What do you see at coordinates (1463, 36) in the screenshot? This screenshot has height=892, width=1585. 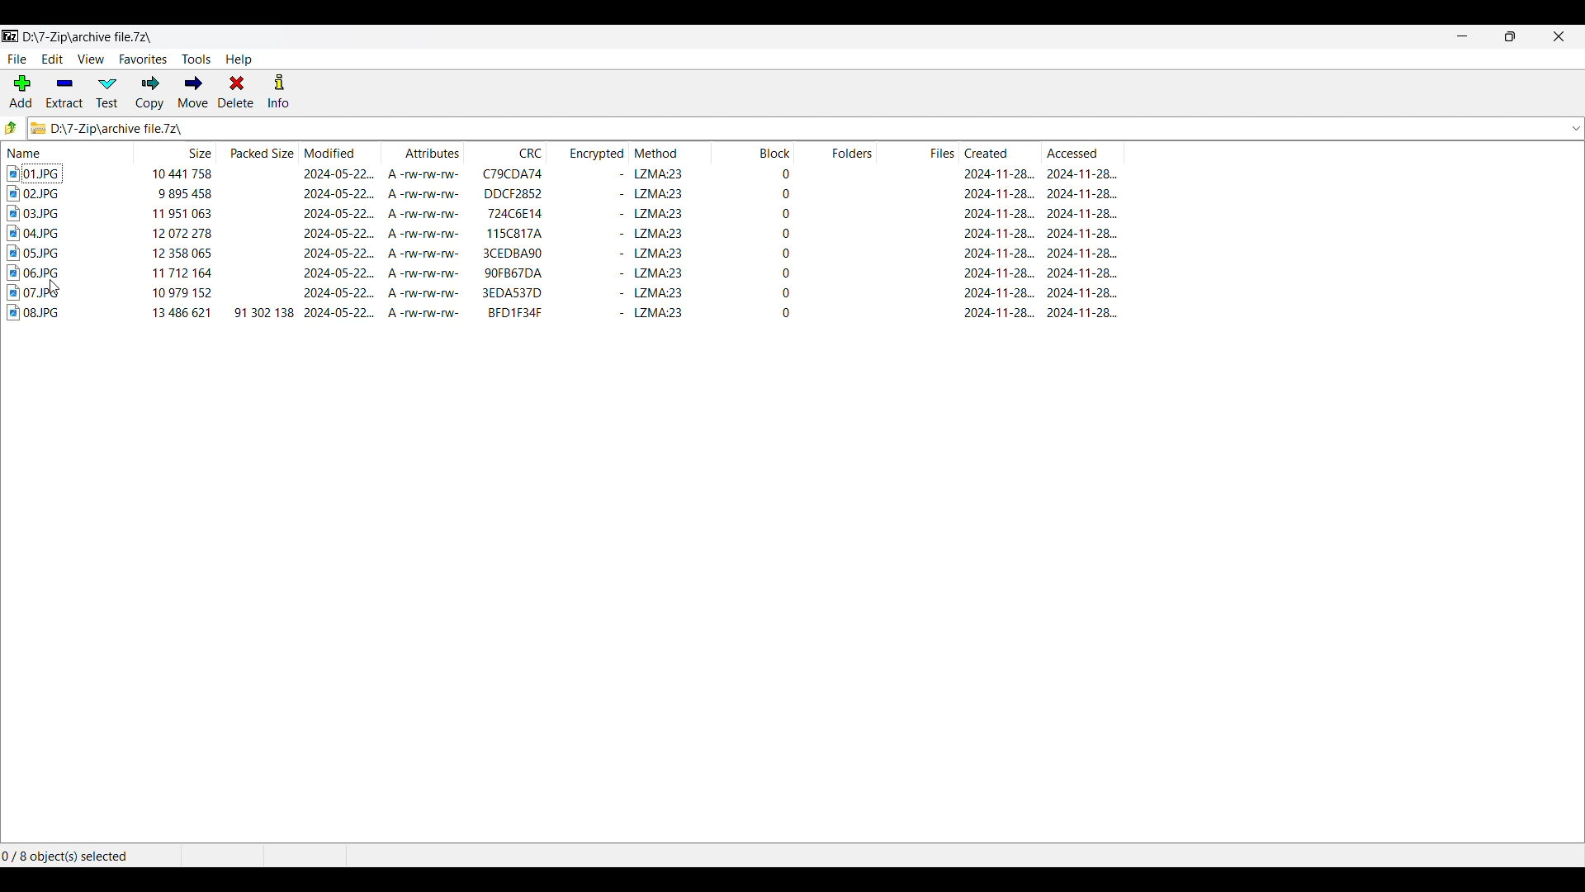 I see `Minimize` at bounding box center [1463, 36].